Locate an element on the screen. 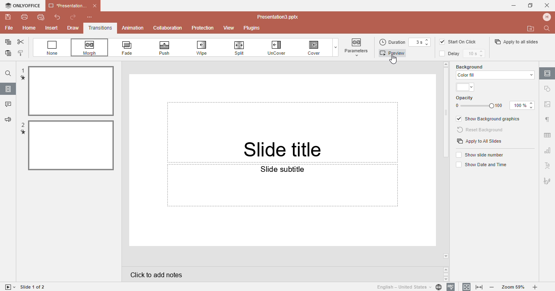 The image size is (555, 291). Start slide show is located at coordinates (9, 287).